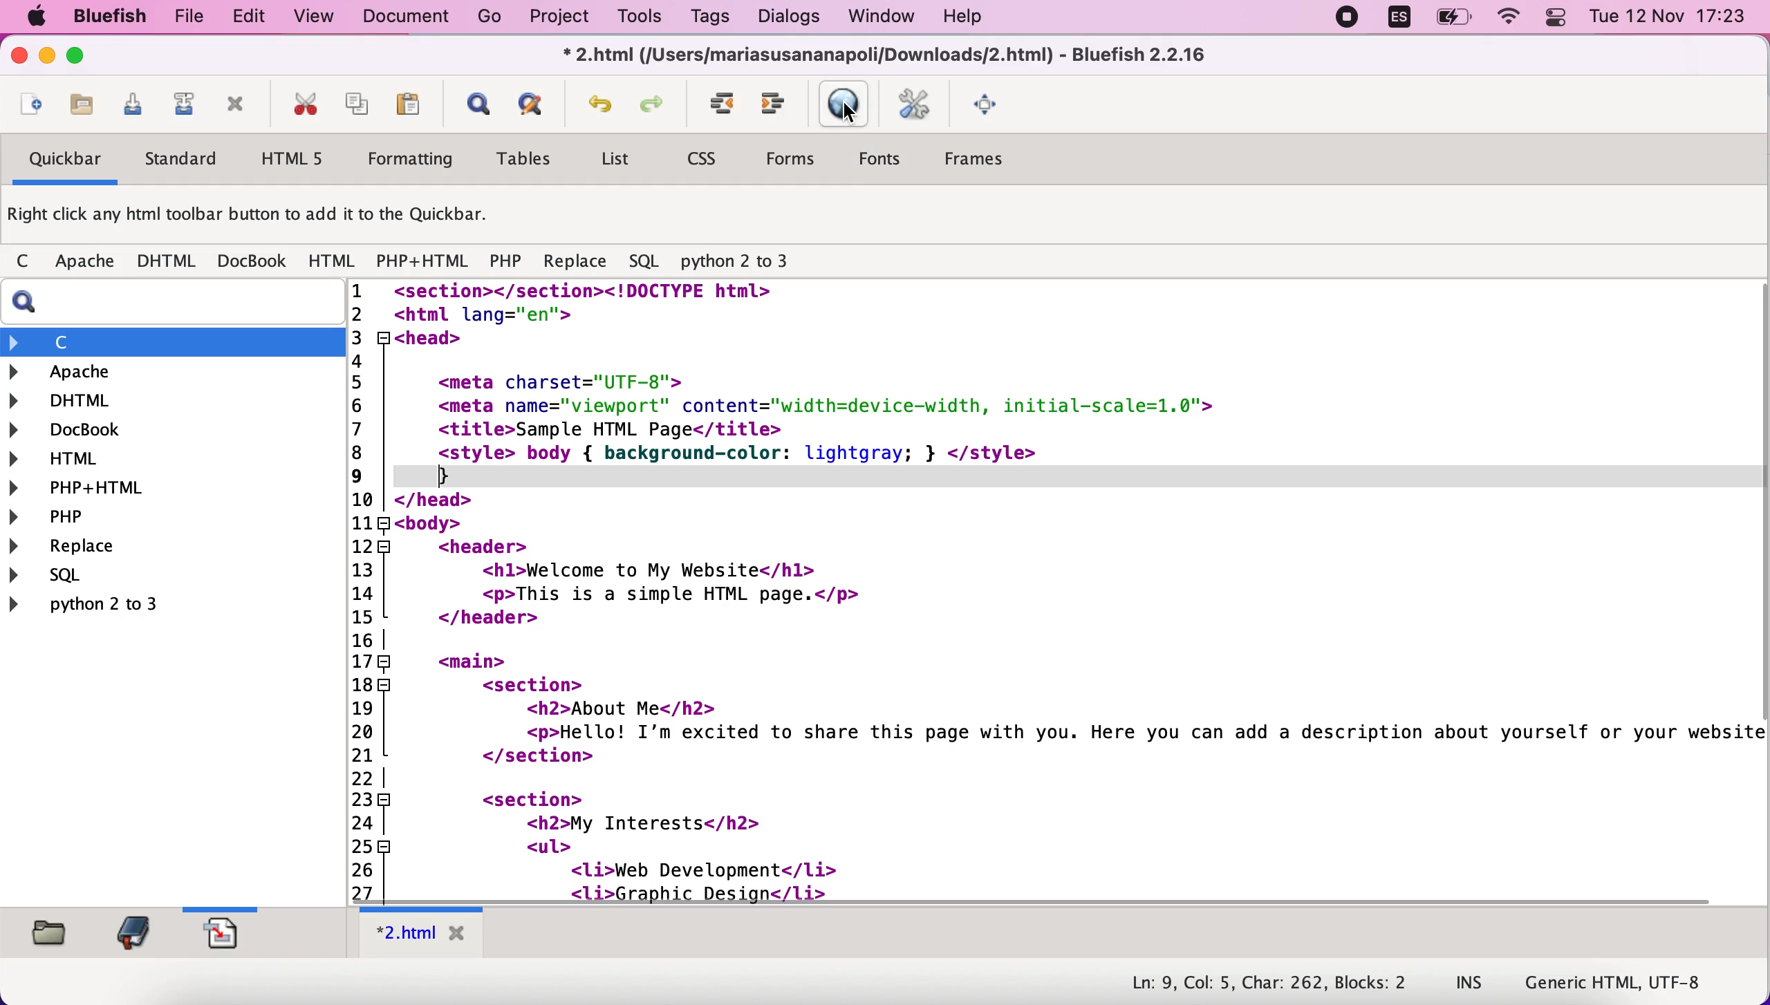  What do you see at coordinates (1044, 588) in the screenshot?
I see `1 <section></section><!DOCTYPE html>
2 <html lang="en">
3 H<head>
4
5 <meta charset="UTF-8">
6 <meta name="viewport" content="width=device-width, initial-scale=1.0">
7 <title>Sample HTML Page</title>
8 Nib body { background-color: lightgray; } </style>
9
10 | </head>
11 <body>
12 <header>
13 <hl>Welcome to My Website</hl>
14 <p>This is a simple HTML page.</p>
15 </header>
16 |
178 <main>
18 <section>
19 <h2>About Me</h2>
20 <p>Hello! I'm excited to share this page with you. Here you can add a description about yourself or your websi
21 </section>
22 |
23 <section>
ij <h2>My Interests</h2>
25 <ul>
26 <li>Web Development</li>
<li> i ian</1i>` at bounding box center [1044, 588].